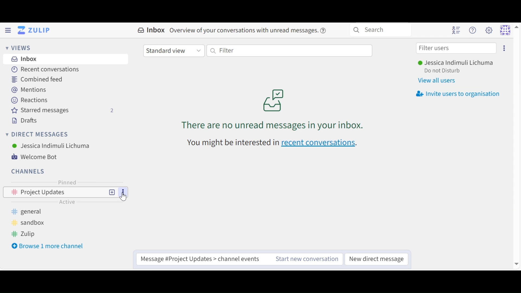  Describe the element at coordinates (34, 157) in the screenshot. I see `Welcome Bot` at that location.